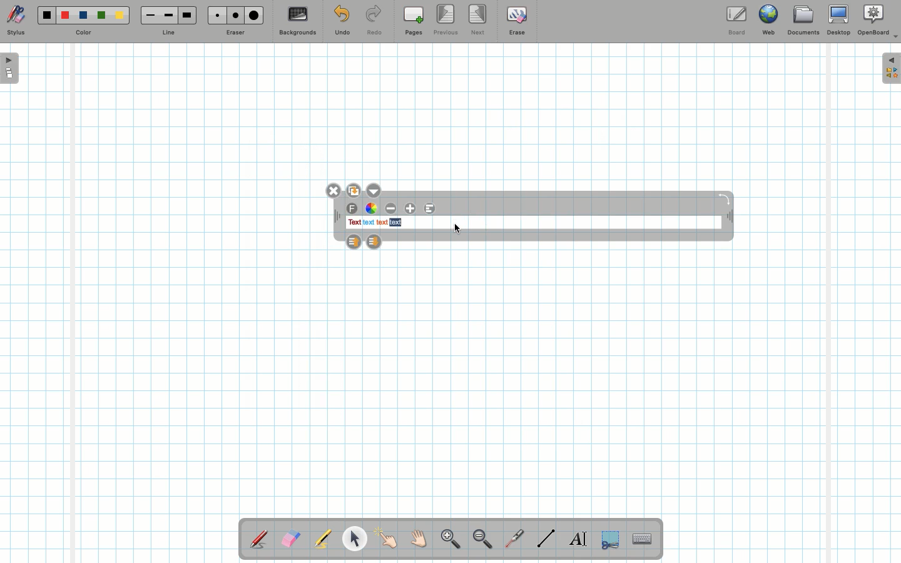  Describe the element at coordinates (322, 540) in the screenshot. I see `Highlighter` at that location.